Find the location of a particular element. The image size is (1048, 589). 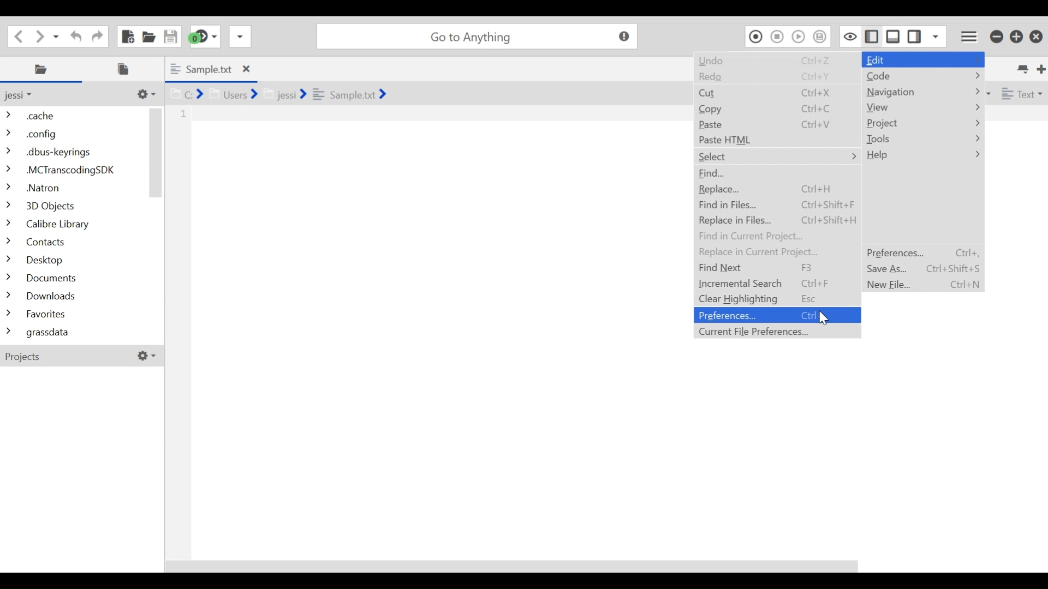

Tools is located at coordinates (922, 140).